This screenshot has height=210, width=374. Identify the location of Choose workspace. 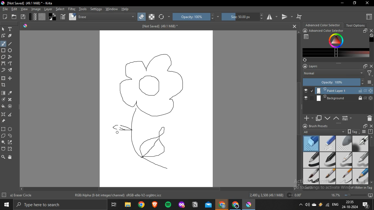
(369, 16).